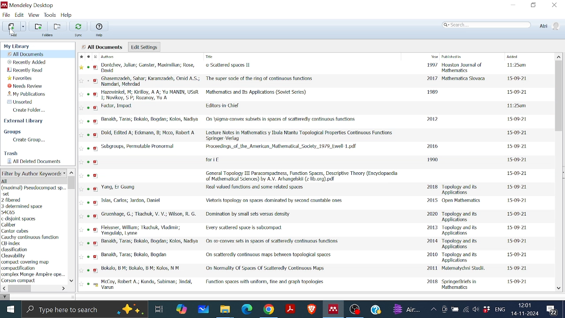  Describe the element at coordinates (500, 309) in the screenshot. I see `Language` at that location.